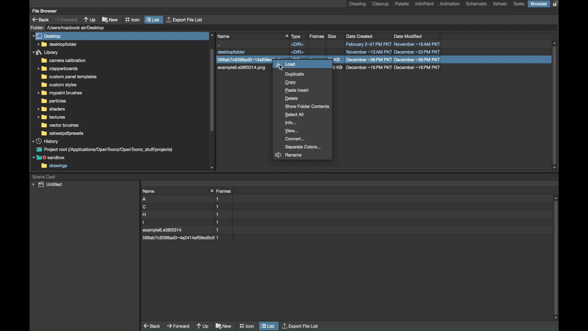 Image resolution: width=588 pixels, height=331 pixels. I want to click on back, so click(153, 326).